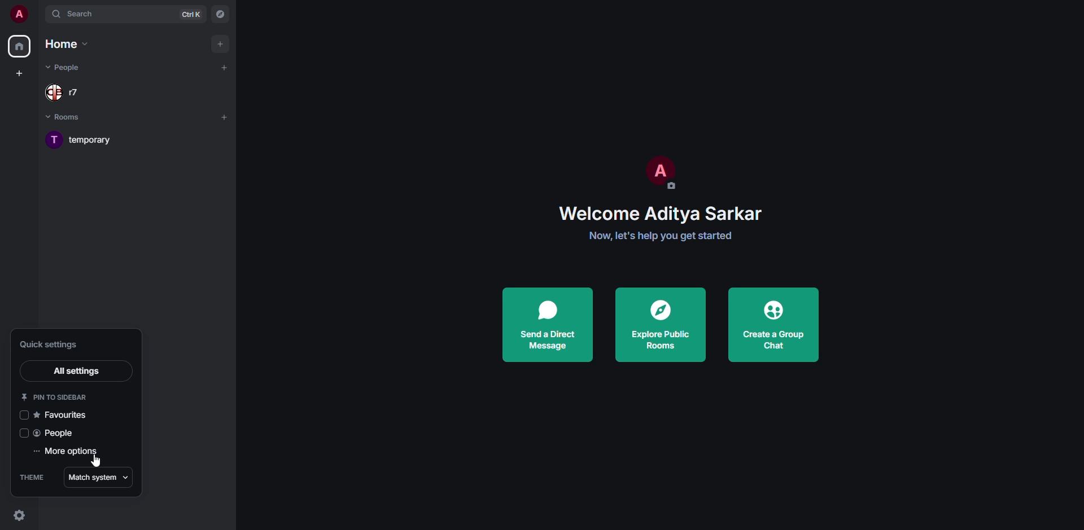 The image size is (1084, 530). Describe the element at coordinates (22, 413) in the screenshot. I see `click to enable` at that location.